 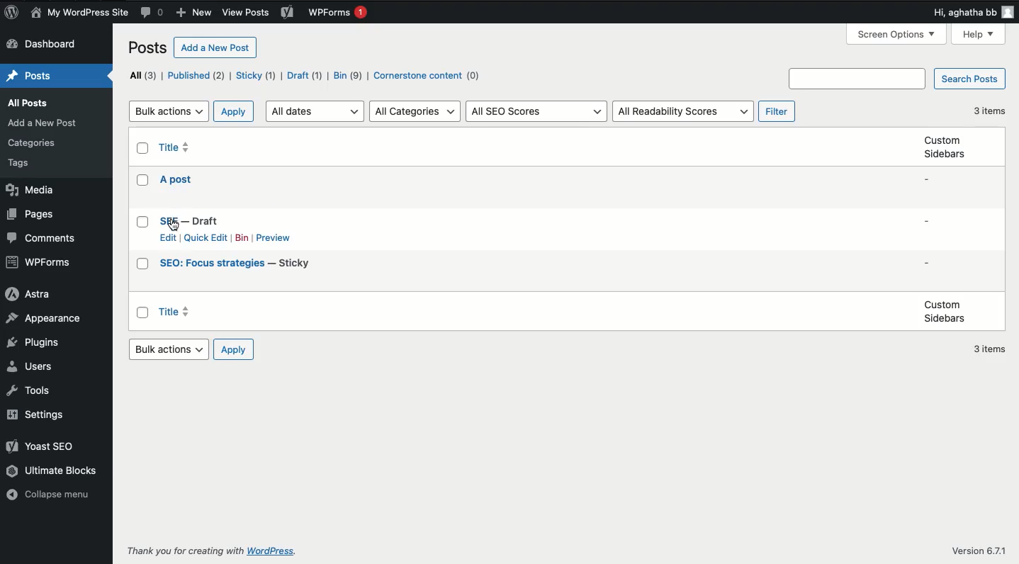 I want to click on Tools, so click(x=37, y=390).